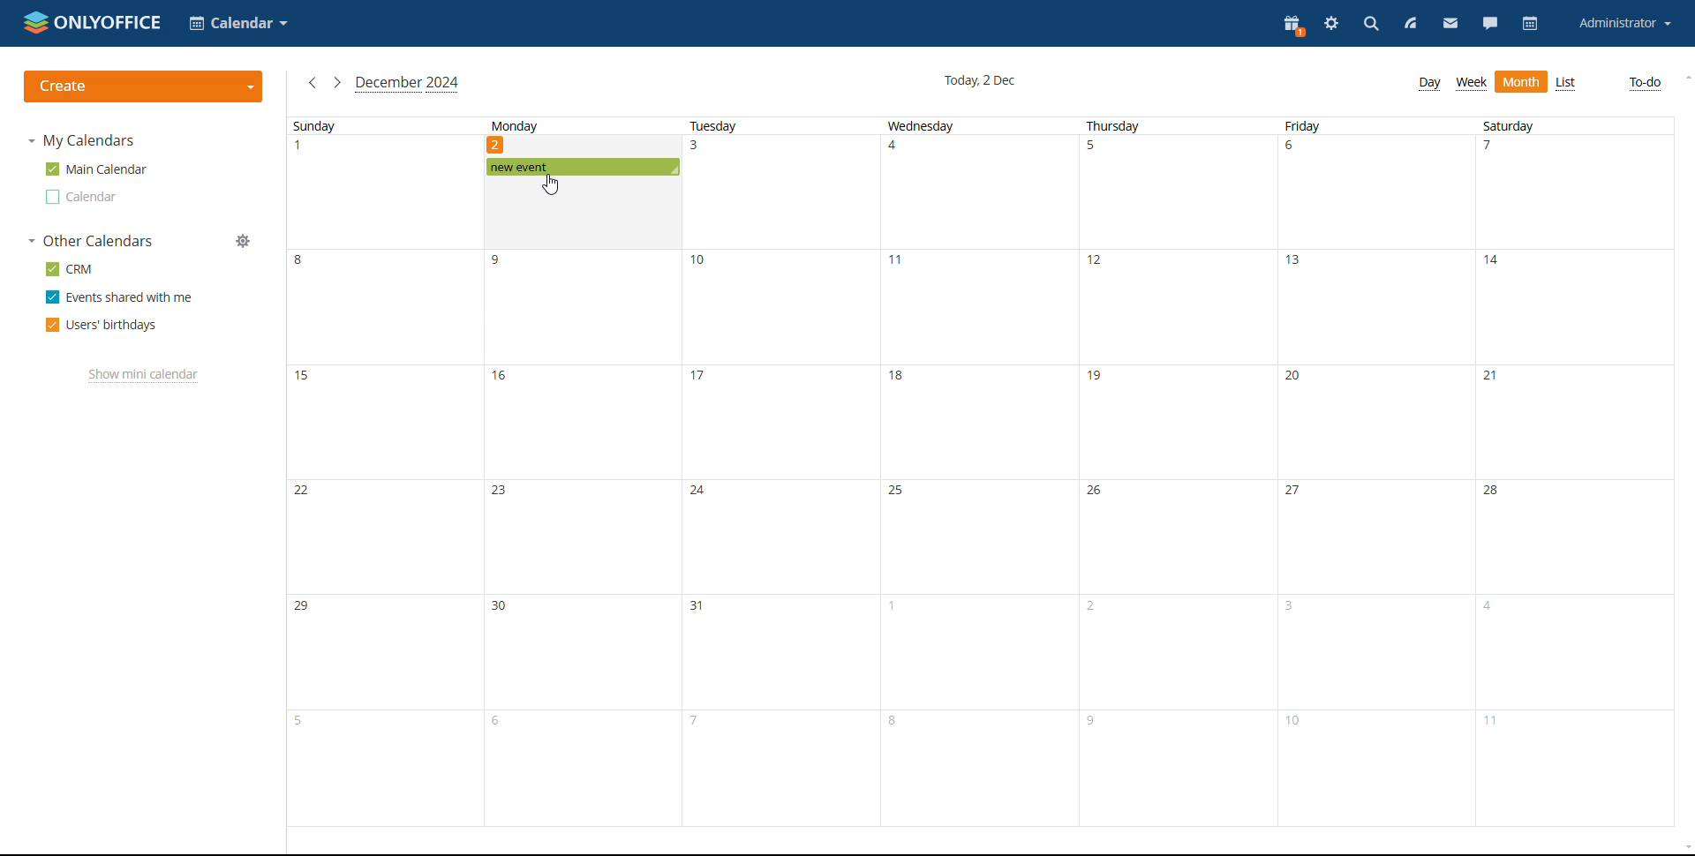  What do you see at coordinates (67, 268) in the screenshot?
I see `crm` at bounding box center [67, 268].